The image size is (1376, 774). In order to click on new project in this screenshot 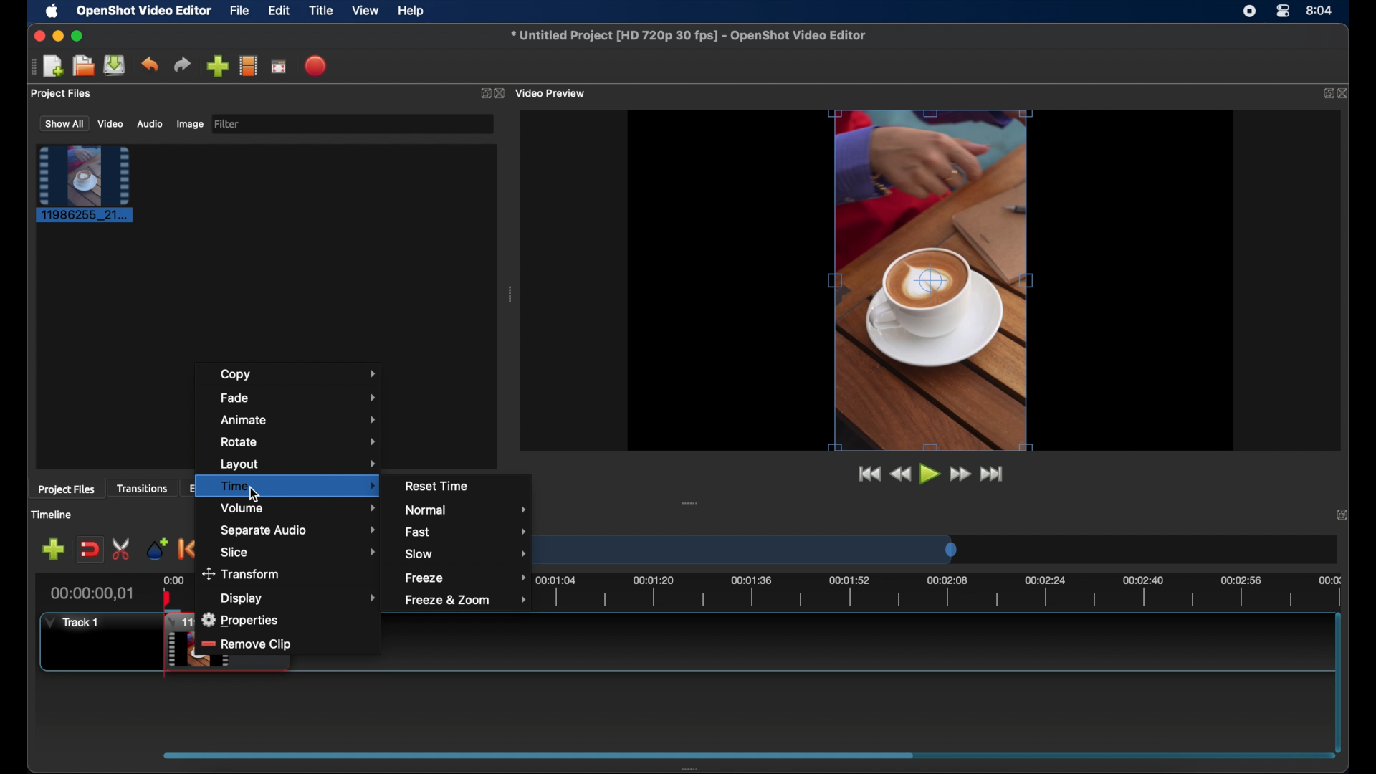, I will do `click(54, 65)`.